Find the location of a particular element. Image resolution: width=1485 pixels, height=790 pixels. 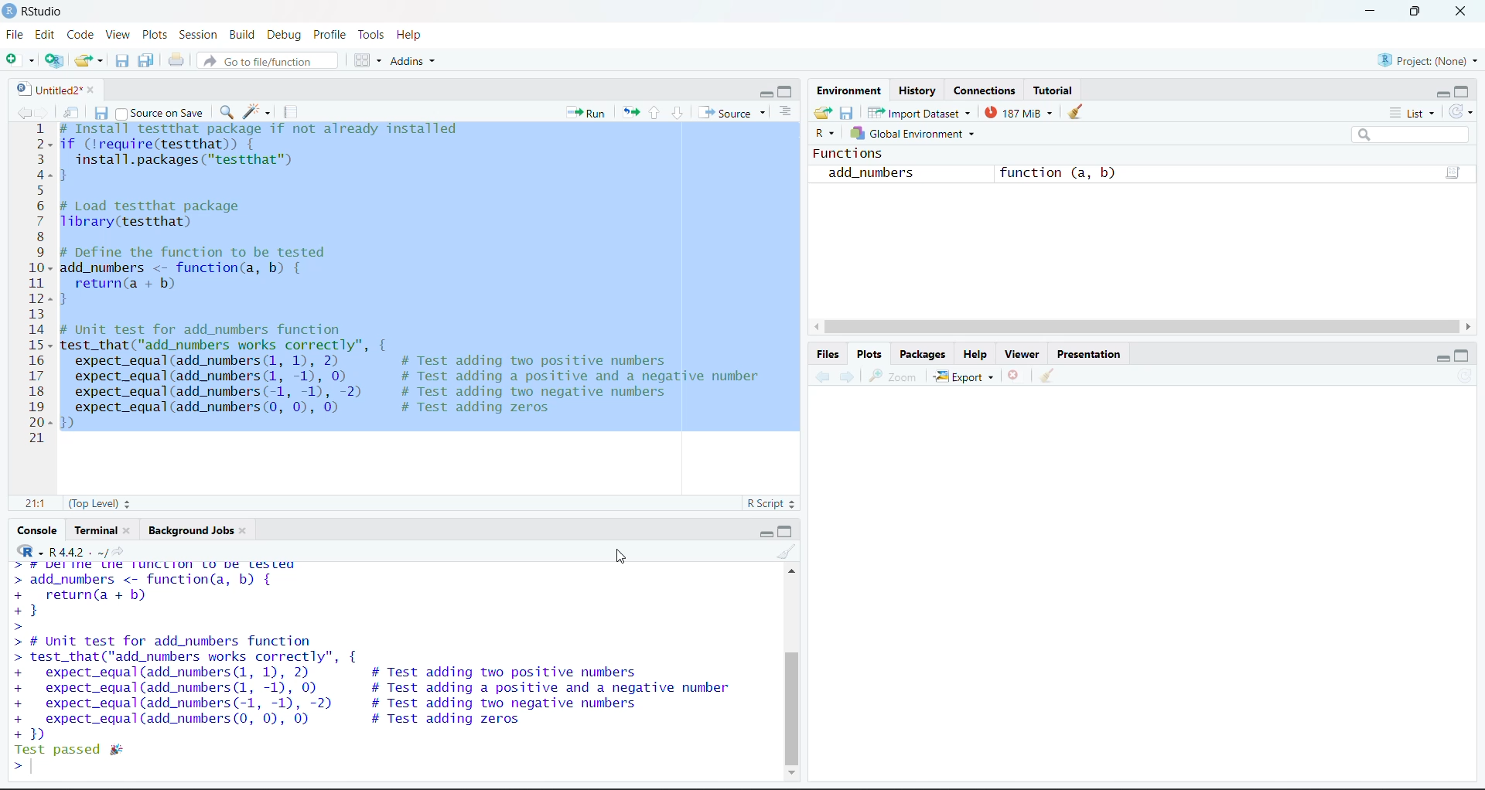

Load workspace is located at coordinates (822, 114).